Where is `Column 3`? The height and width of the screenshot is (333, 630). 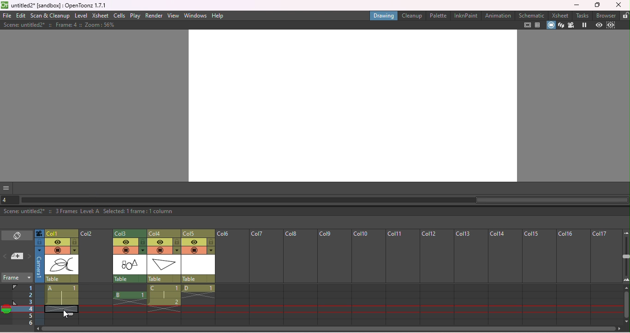
Column 3 is located at coordinates (129, 233).